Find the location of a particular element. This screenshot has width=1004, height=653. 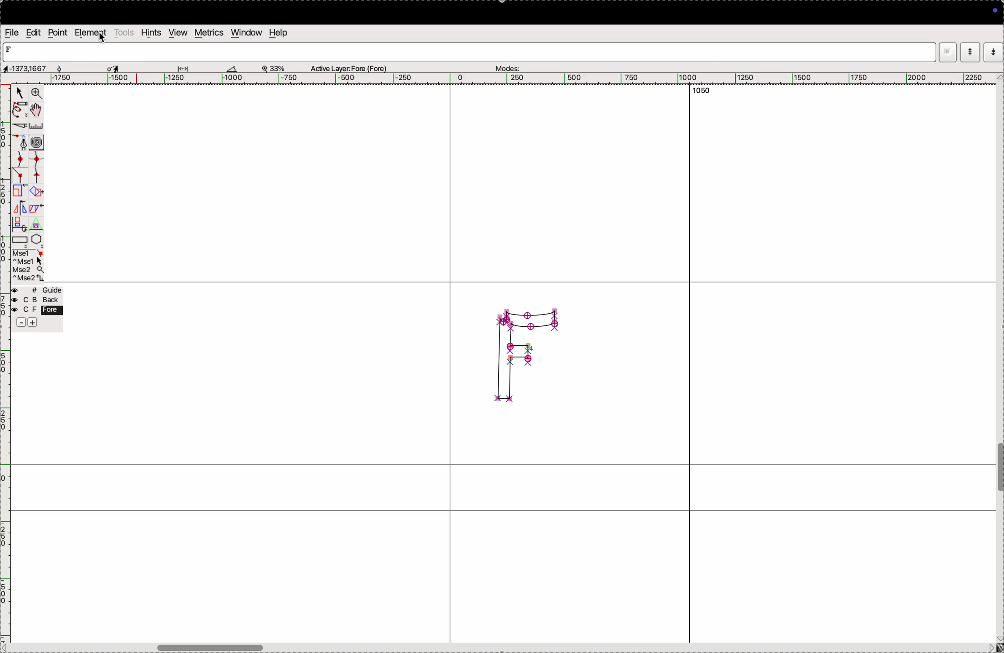

aspects is located at coordinates (30, 67).